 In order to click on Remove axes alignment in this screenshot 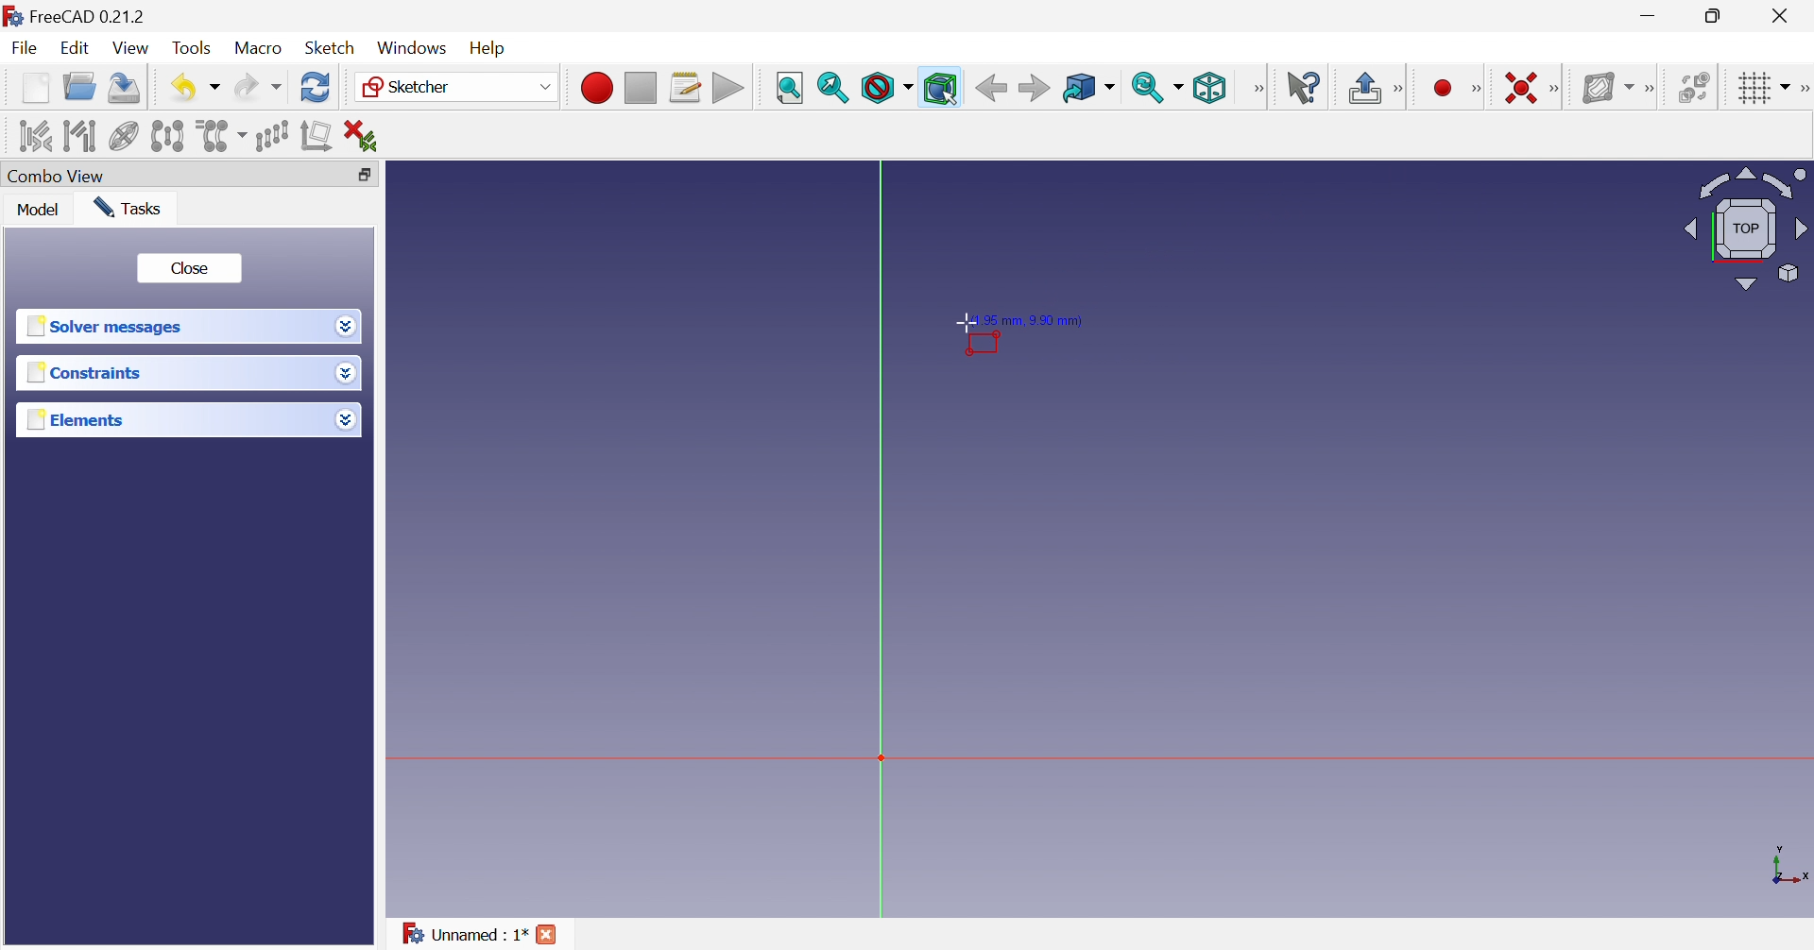, I will do `click(317, 138)`.